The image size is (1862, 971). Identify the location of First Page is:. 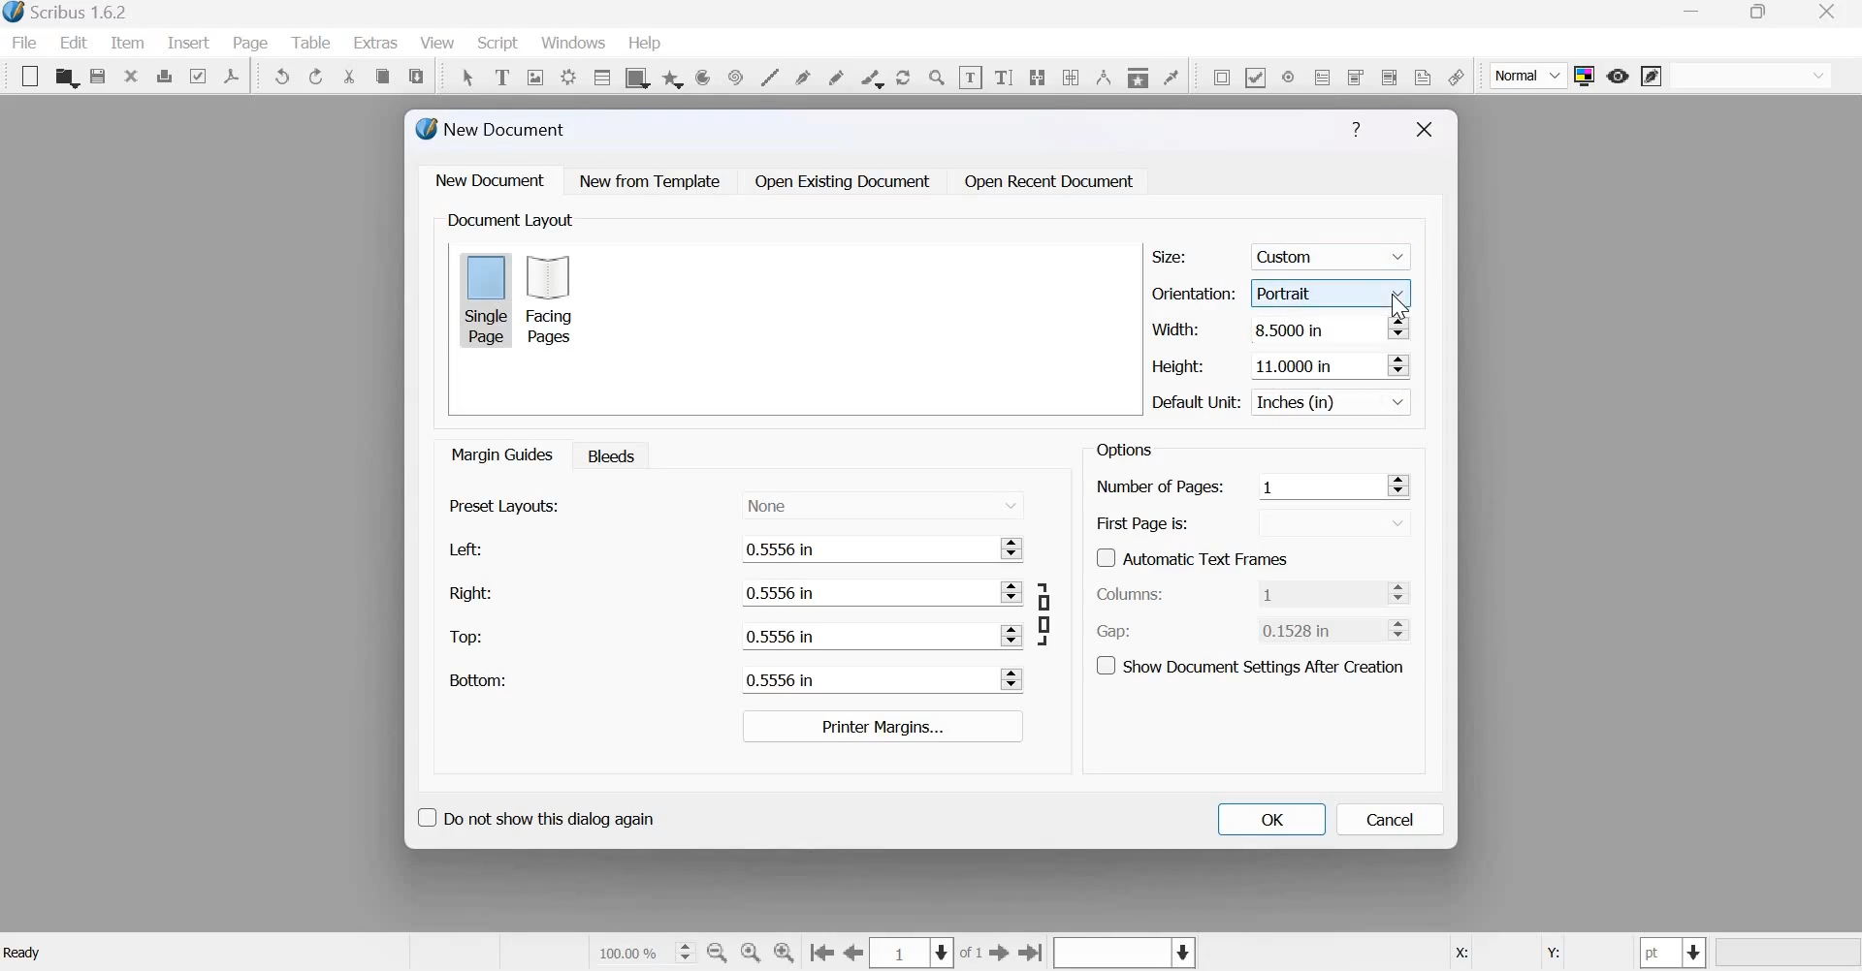
(1143, 521).